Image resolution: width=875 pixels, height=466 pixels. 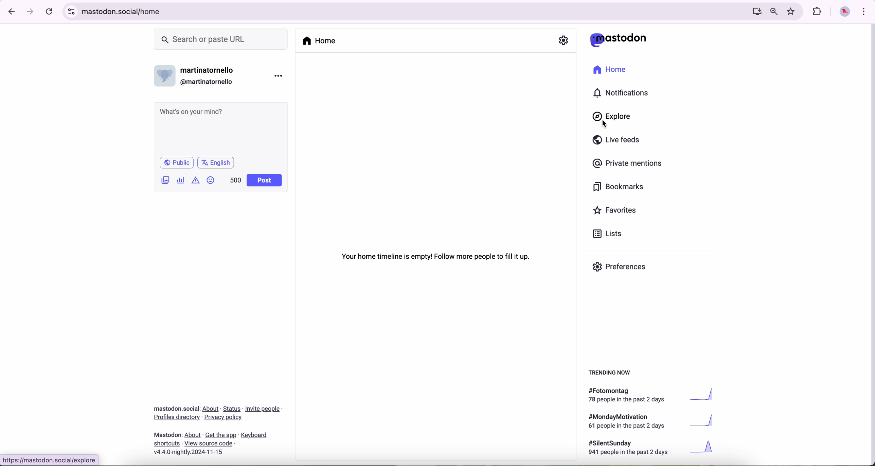 I want to click on bookmarks, so click(x=619, y=188).